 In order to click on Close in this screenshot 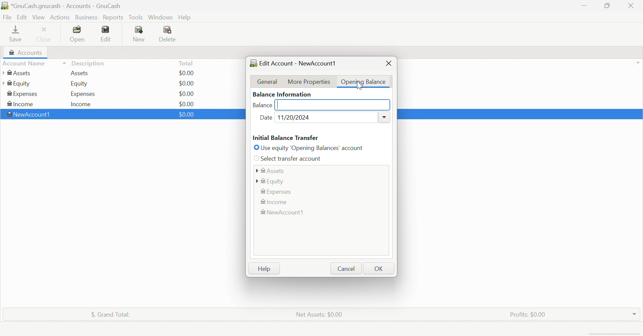, I will do `click(632, 6)`.